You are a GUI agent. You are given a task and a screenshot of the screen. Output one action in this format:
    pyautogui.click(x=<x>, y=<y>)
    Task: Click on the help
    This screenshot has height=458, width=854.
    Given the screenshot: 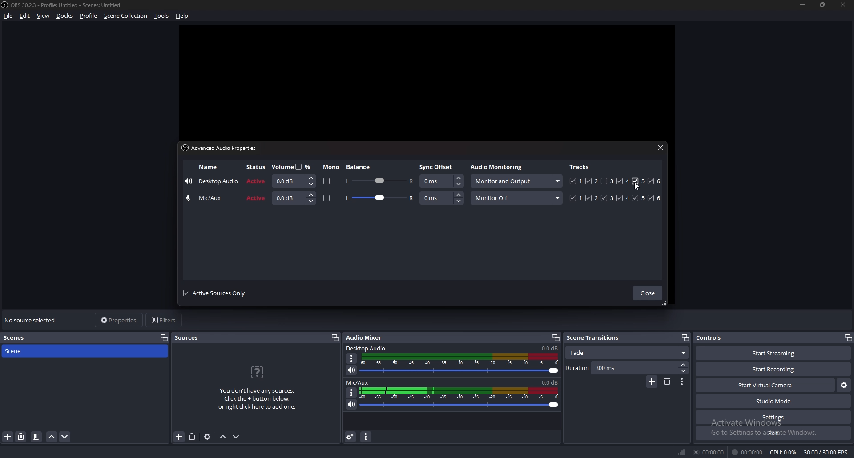 What is the action you would take?
    pyautogui.click(x=184, y=15)
    